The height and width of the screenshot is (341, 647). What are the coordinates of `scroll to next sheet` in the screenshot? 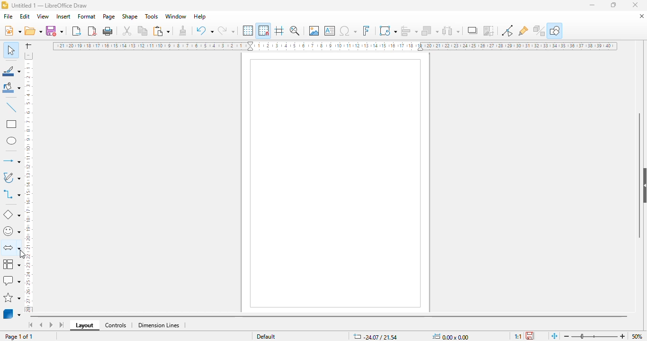 It's located at (51, 324).